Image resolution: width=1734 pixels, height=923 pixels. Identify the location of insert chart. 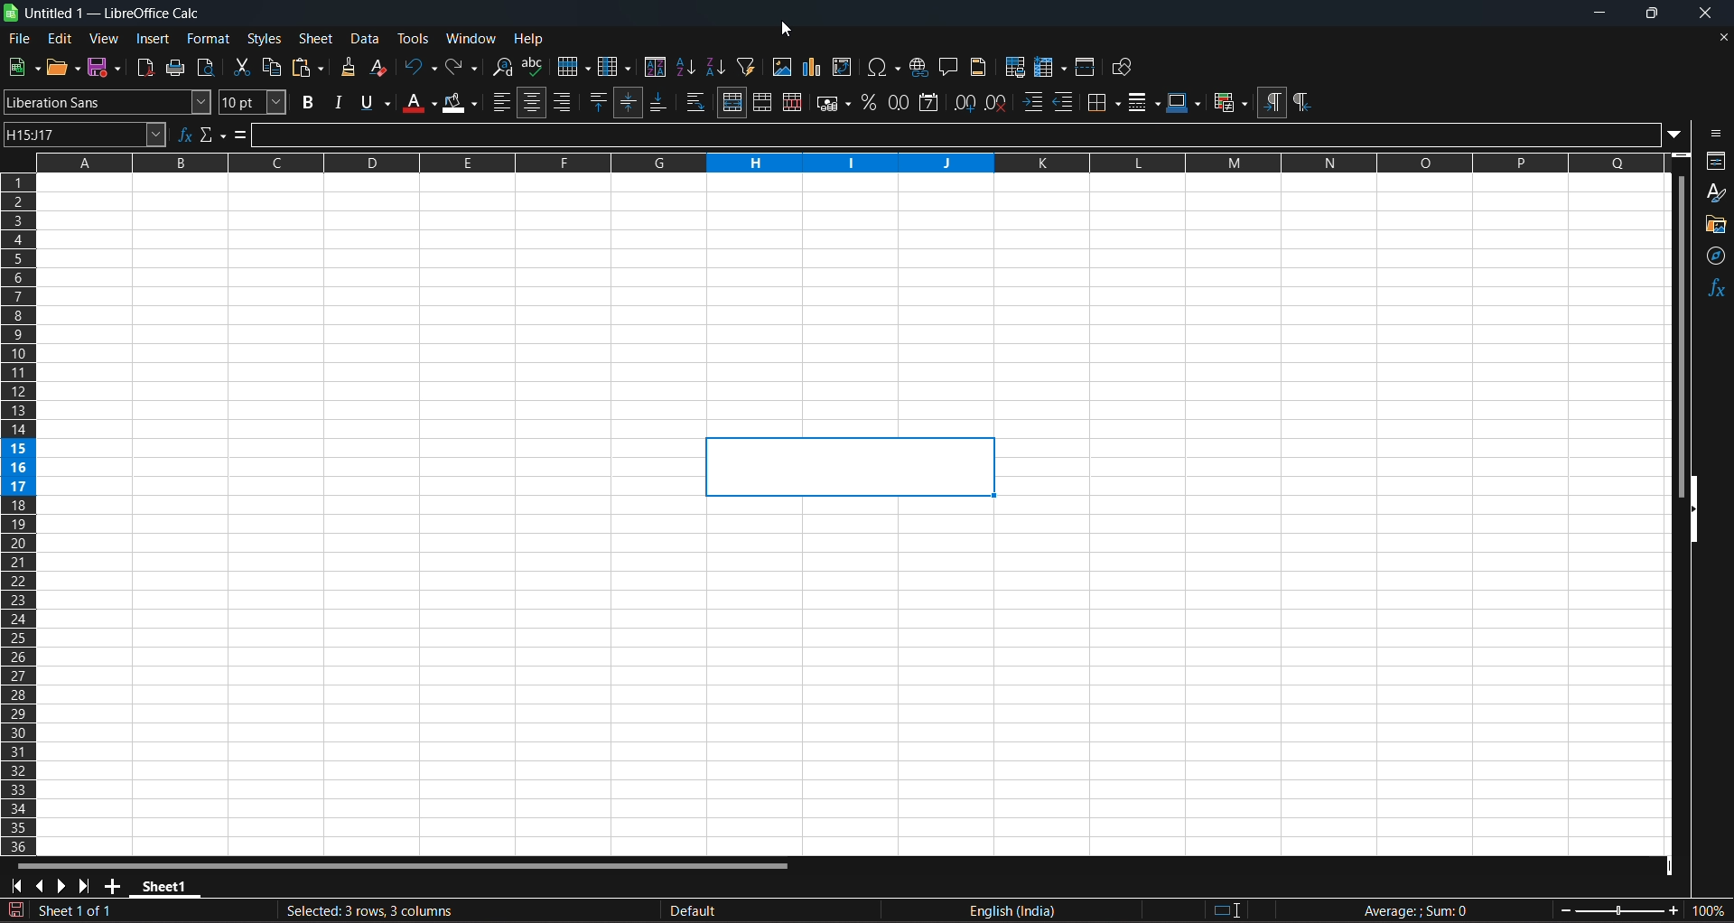
(814, 65).